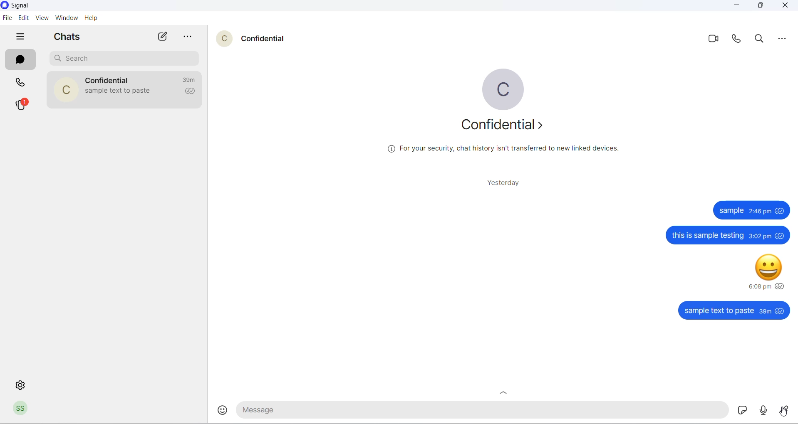  I want to click on voice note, so click(761, 410).